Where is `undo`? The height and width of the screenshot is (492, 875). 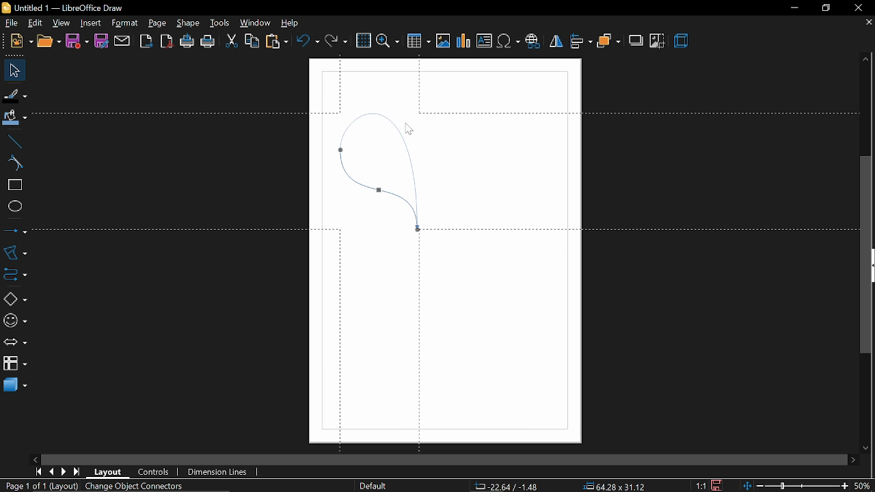
undo is located at coordinates (308, 42).